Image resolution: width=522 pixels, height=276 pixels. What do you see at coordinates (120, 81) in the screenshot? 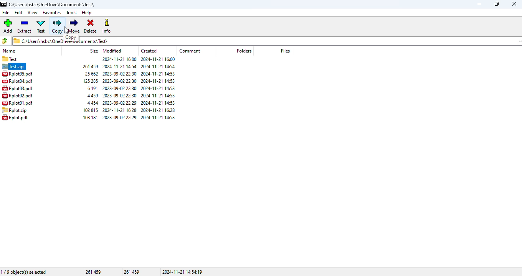
I see `modified date & time` at bounding box center [120, 81].